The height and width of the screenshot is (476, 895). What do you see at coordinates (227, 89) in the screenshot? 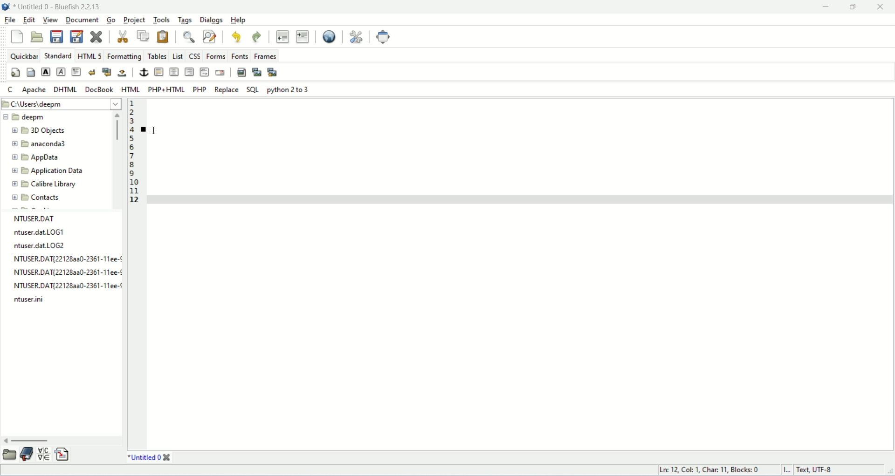
I see `REPLACE` at bounding box center [227, 89].